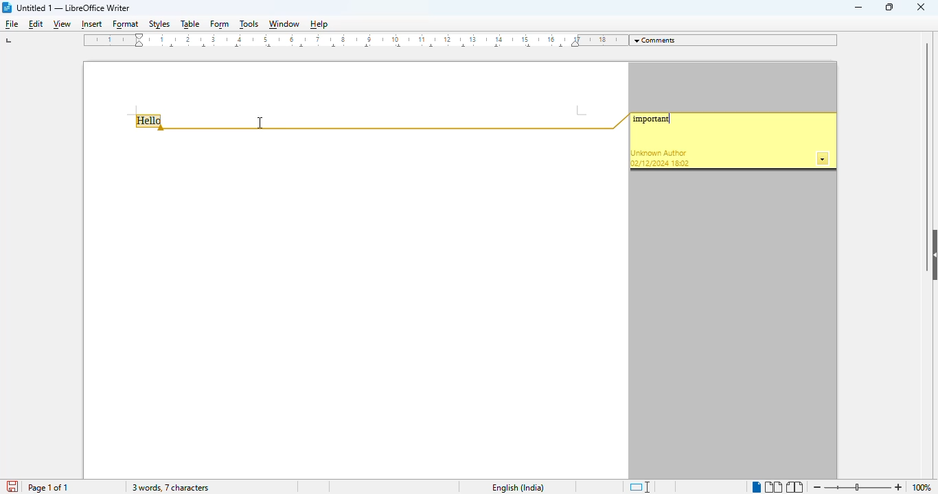  What do you see at coordinates (932, 255) in the screenshot?
I see `show` at bounding box center [932, 255].